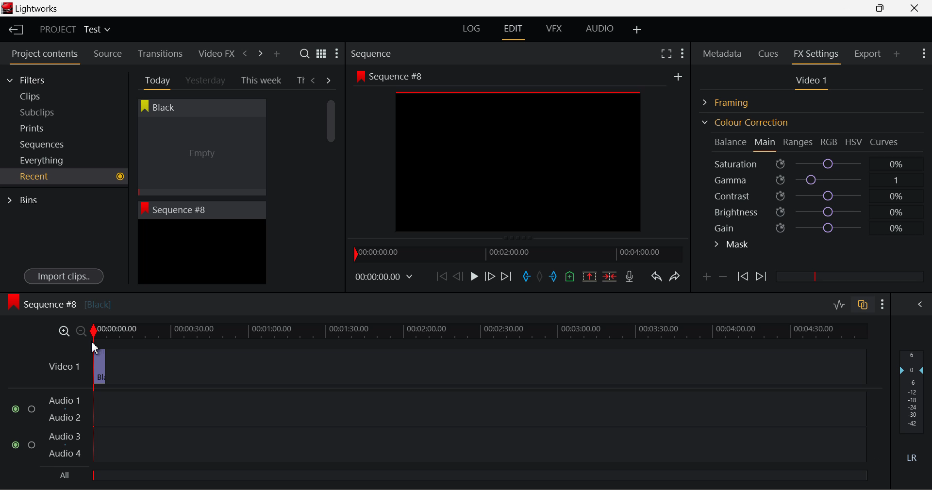  What do you see at coordinates (449, 367) in the screenshot?
I see `Clip 2 Deleted` at bounding box center [449, 367].